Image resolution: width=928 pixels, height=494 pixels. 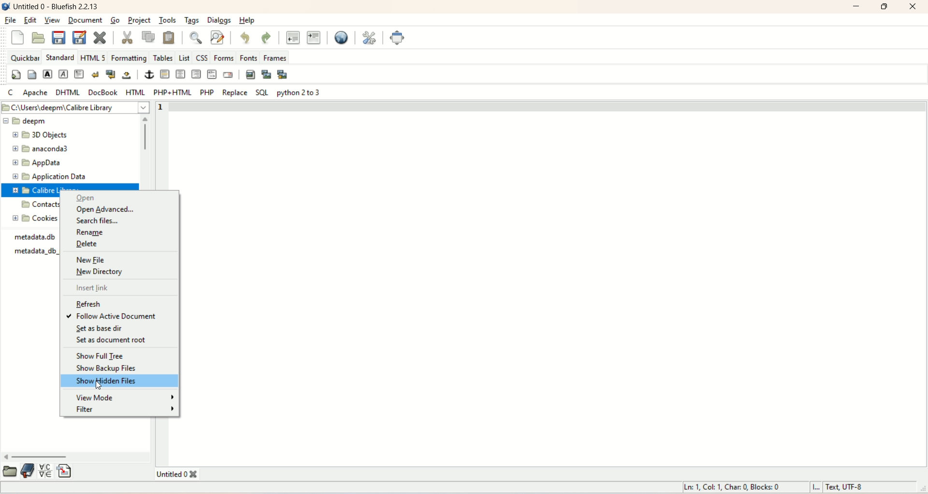 What do you see at coordinates (57, 8) in the screenshot?
I see `title` at bounding box center [57, 8].